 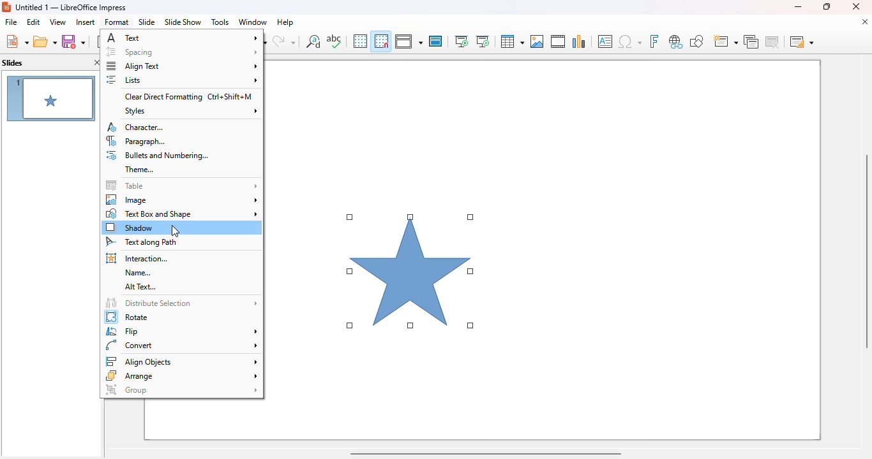 What do you see at coordinates (17, 41) in the screenshot?
I see `new` at bounding box center [17, 41].